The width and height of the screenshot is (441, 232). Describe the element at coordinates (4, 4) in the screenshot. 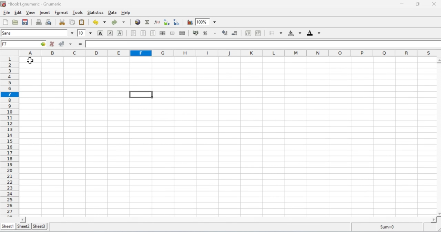

I see `Gnumeric Logo` at that location.